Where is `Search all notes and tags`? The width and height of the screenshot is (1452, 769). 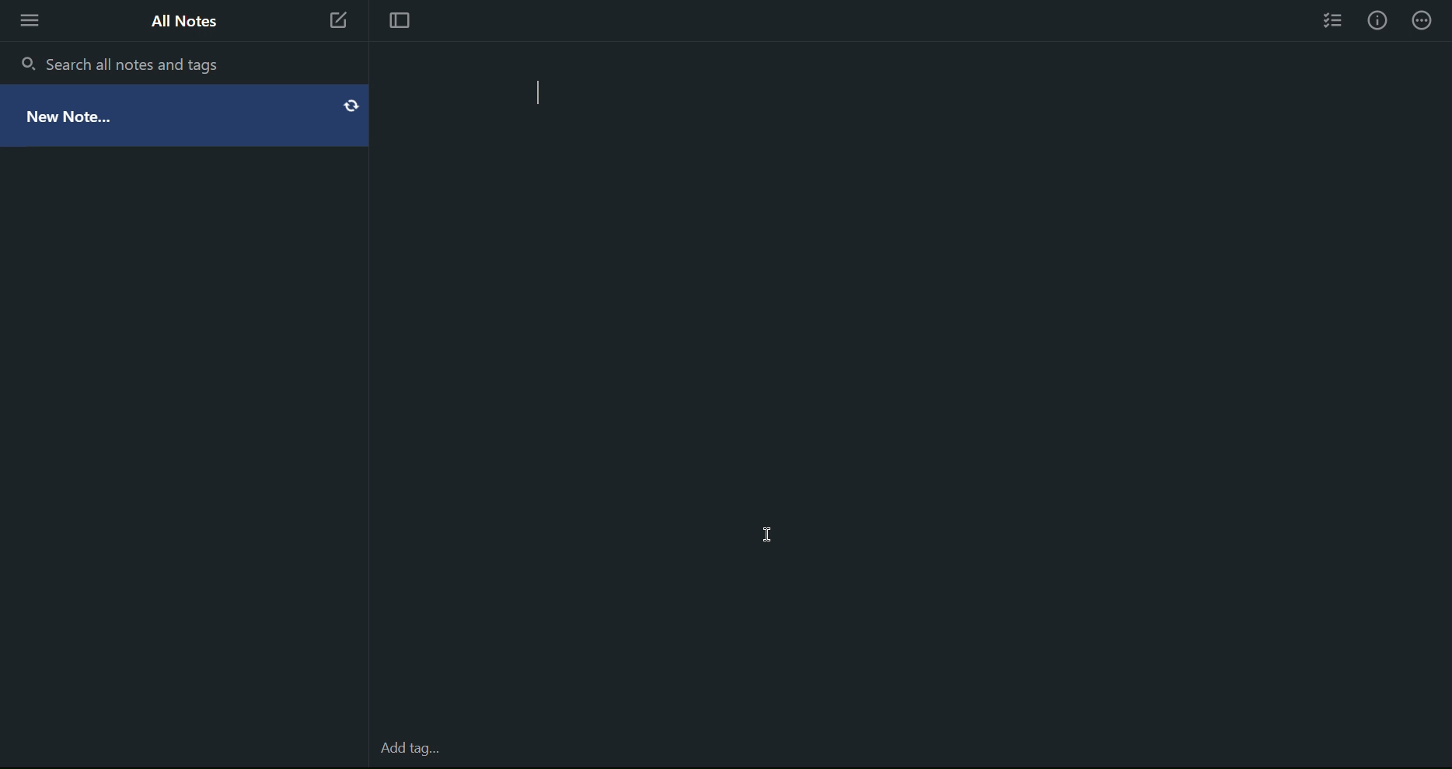 Search all notes and tags is located at coordinates (135, 62).